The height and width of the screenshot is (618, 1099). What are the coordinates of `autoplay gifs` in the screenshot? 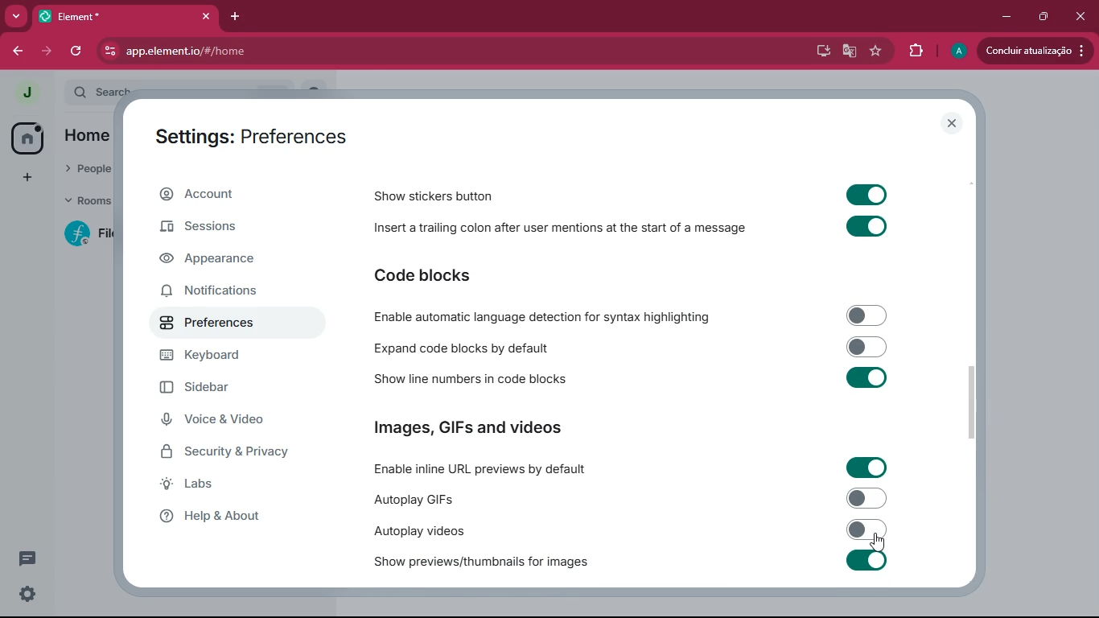 It's located at (411, 499).